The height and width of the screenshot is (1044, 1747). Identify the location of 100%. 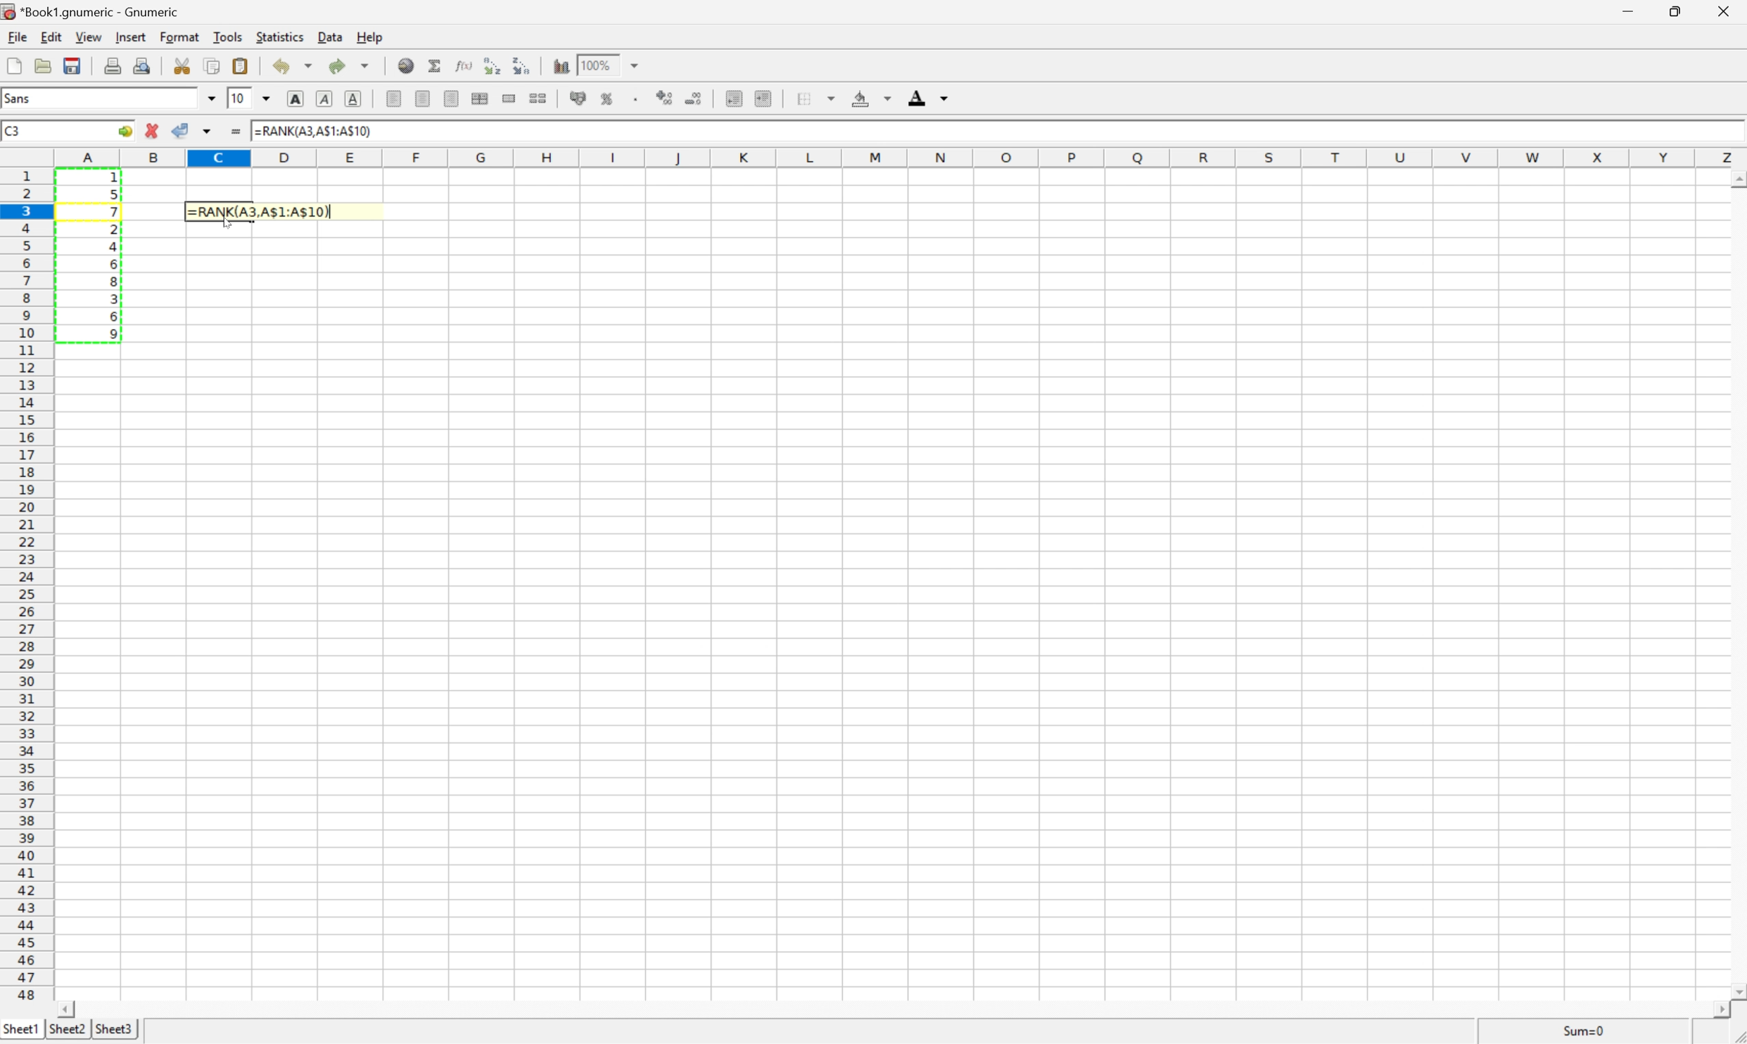
(594, 65).